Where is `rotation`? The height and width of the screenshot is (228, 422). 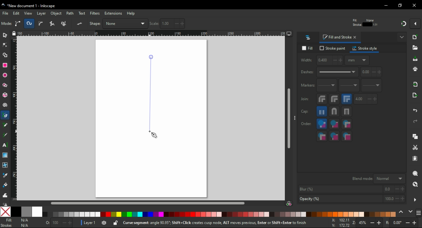 rotation is located at coordinates (402, 223).